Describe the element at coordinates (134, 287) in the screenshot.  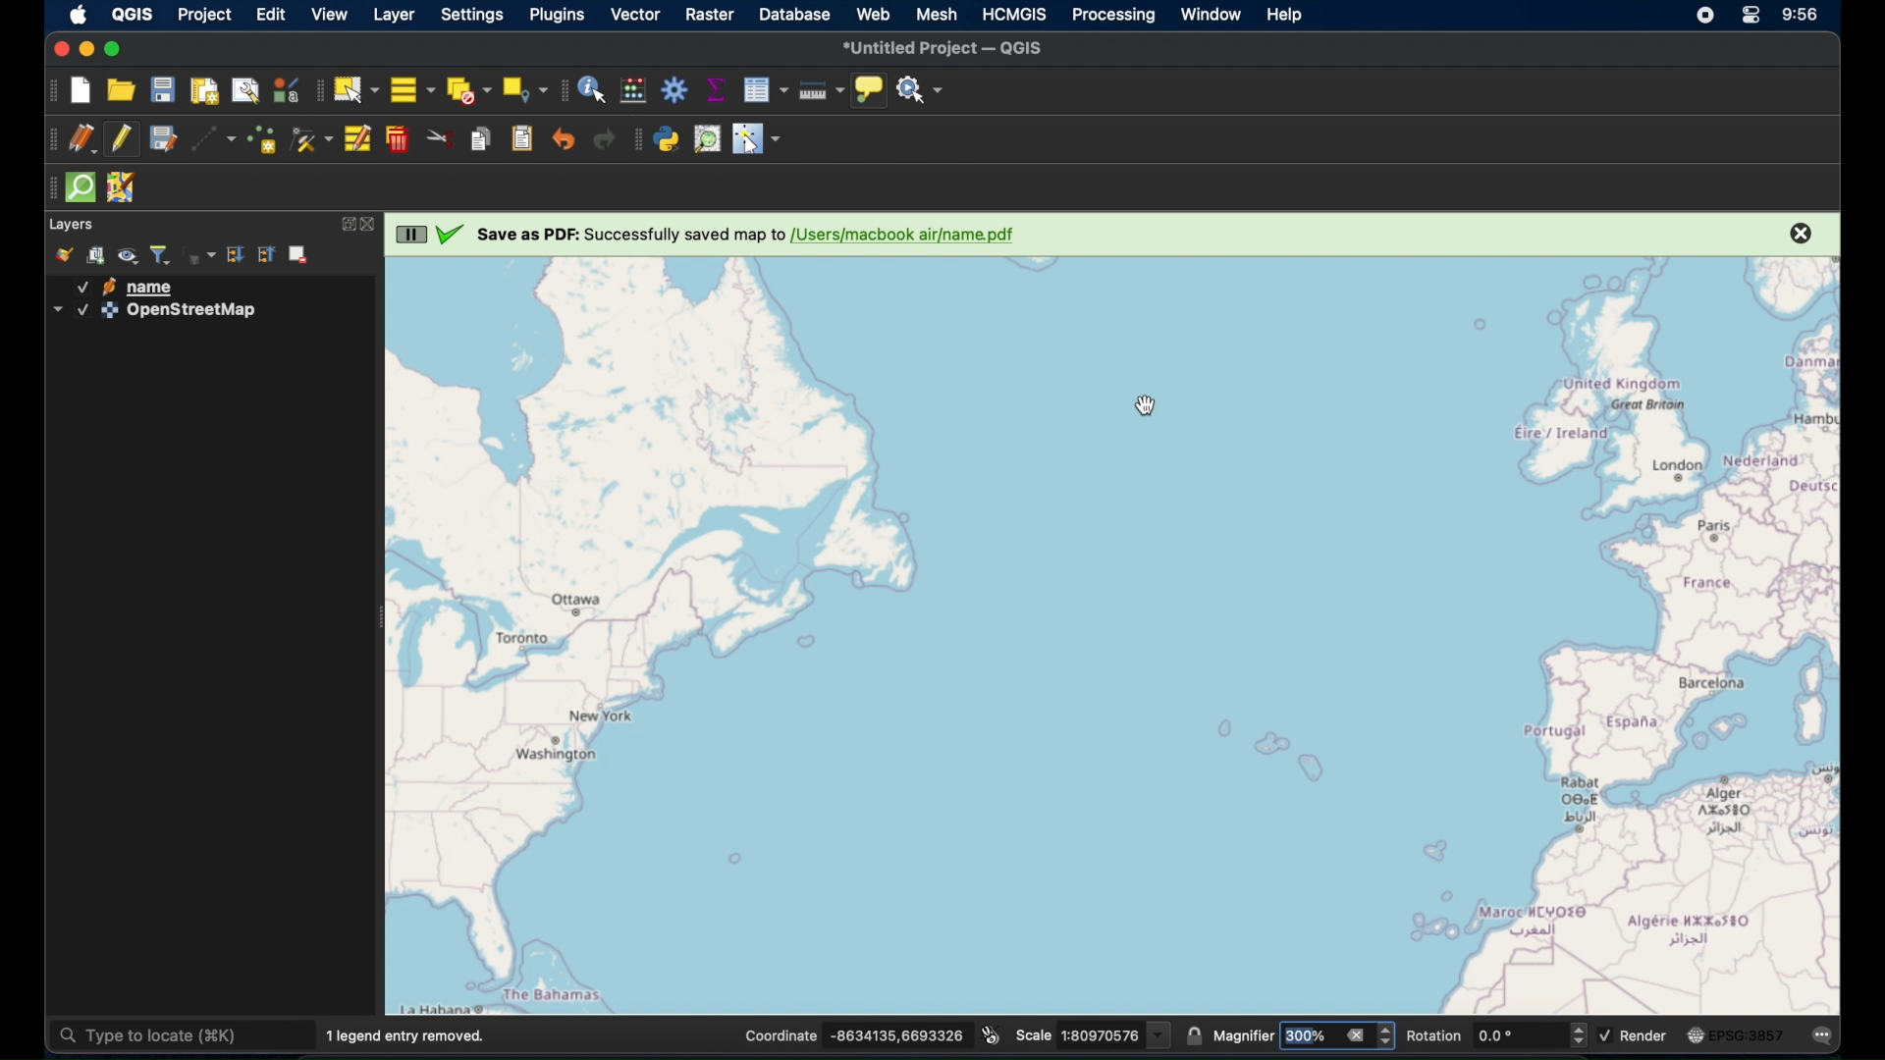
I see `name` at that location.